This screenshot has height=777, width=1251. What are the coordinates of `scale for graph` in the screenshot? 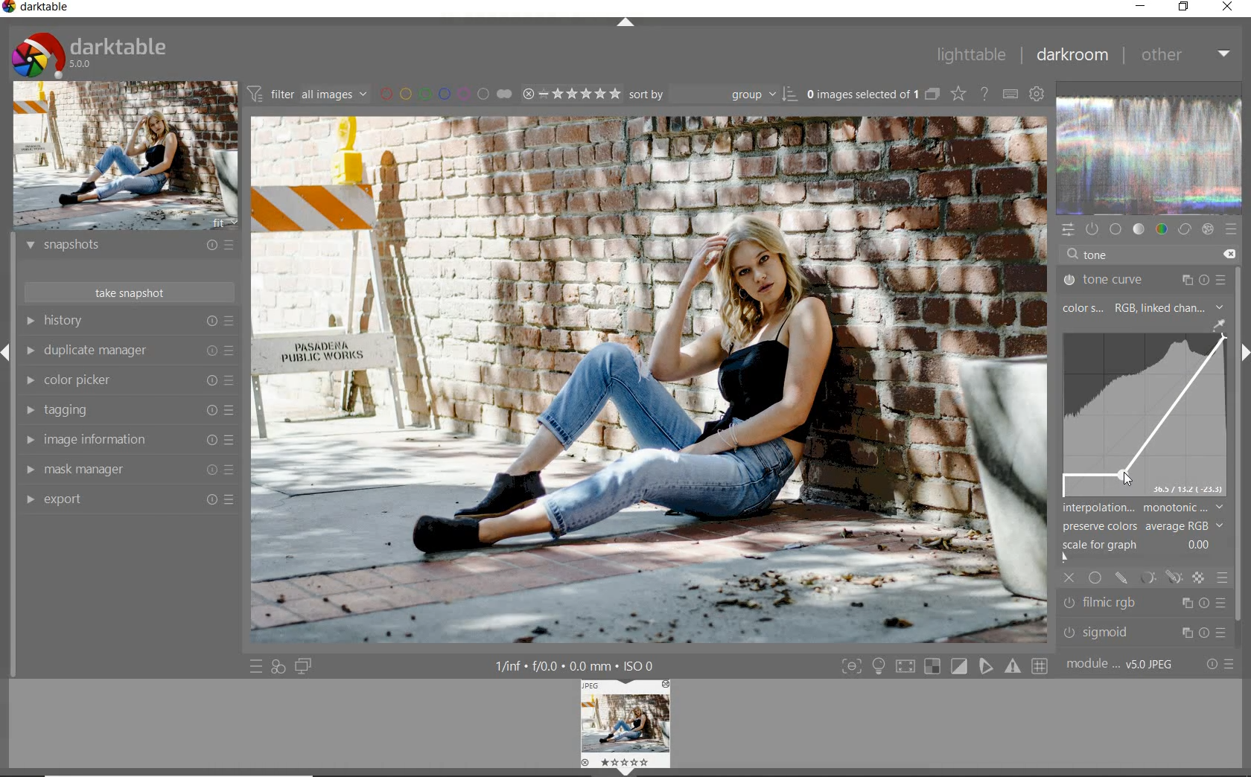 It's located at (1136, 549).